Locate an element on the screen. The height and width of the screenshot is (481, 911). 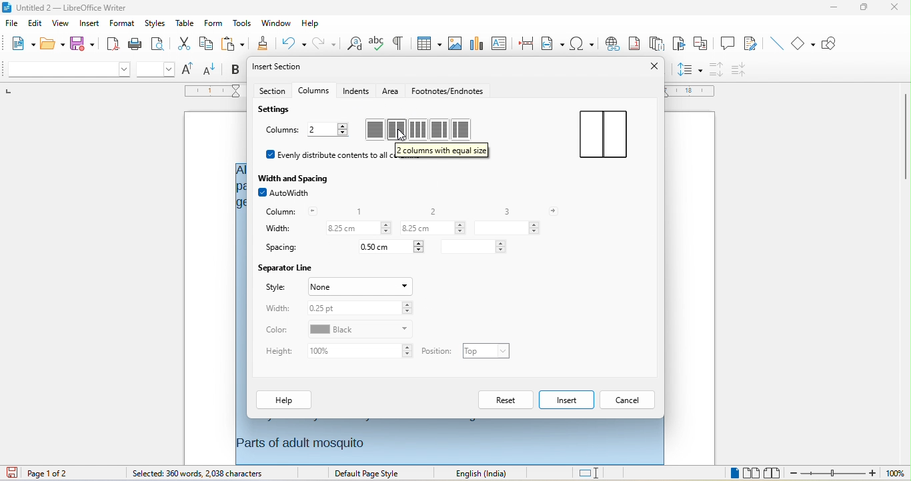
help is located at coordinates (285, 400).